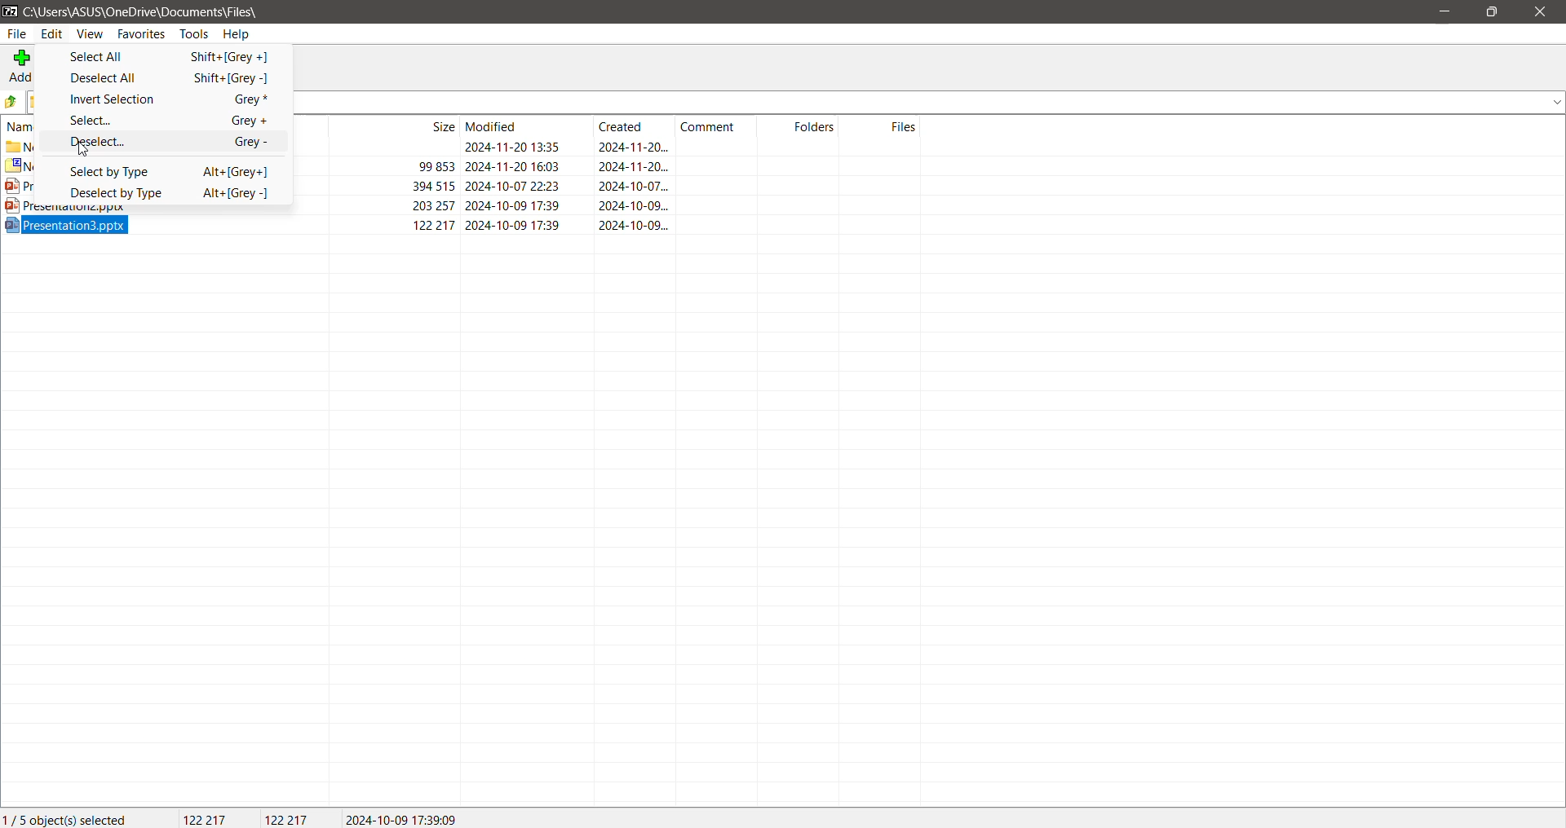  Describe the element at coordinates (1539, 13) in the screenshot. I see `Close` at that location.